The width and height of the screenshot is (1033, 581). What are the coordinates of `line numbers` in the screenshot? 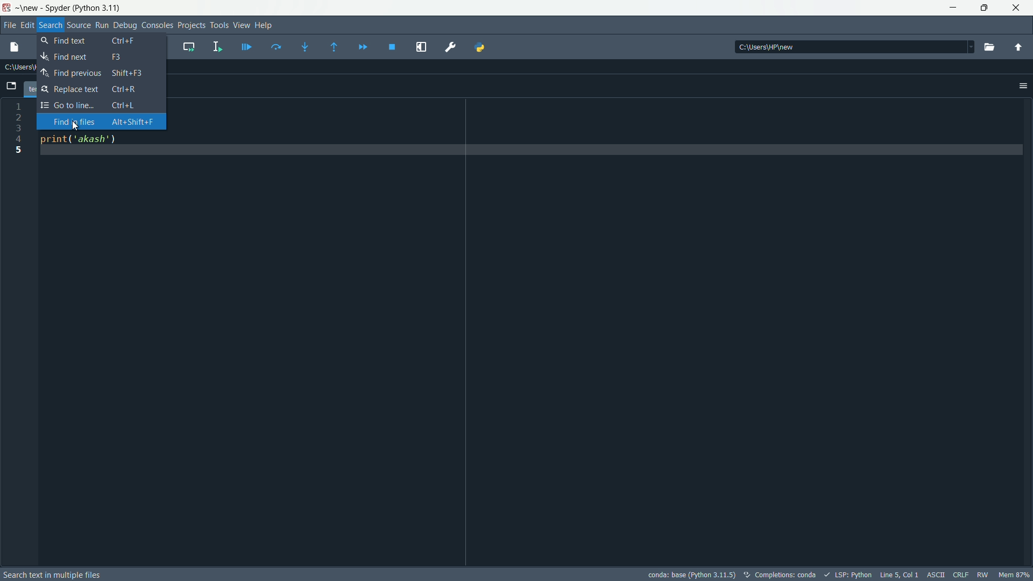 It's located at (18, 331).